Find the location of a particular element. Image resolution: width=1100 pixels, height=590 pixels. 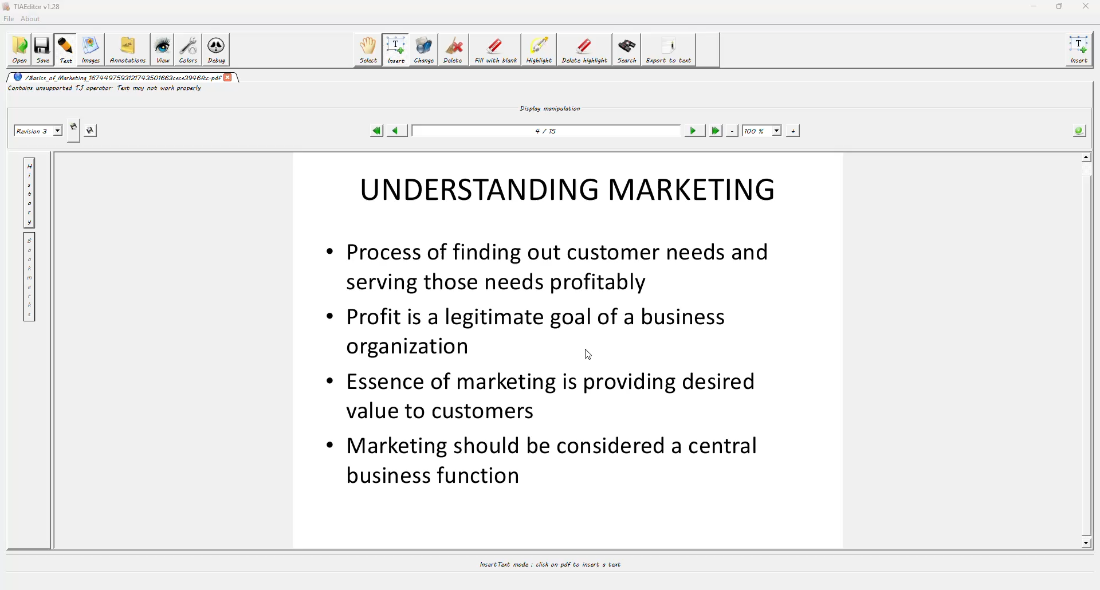

revision 3 is located at coordinates (38, 132).